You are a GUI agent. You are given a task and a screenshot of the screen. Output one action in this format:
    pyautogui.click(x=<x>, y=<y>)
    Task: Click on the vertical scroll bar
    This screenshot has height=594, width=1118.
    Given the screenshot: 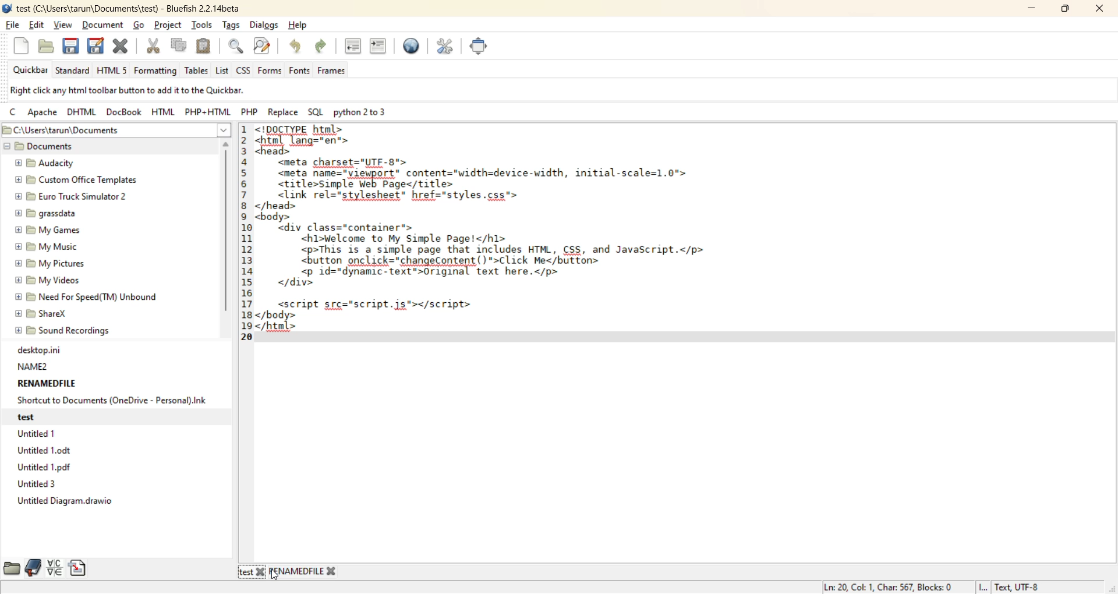 What is the action you would take?
    pyautogui.click(x=226, y=232)
    